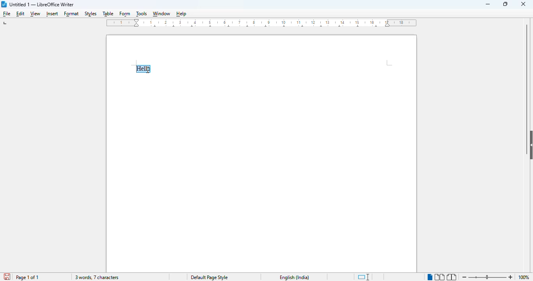 The height and width of the screenshot is (281, 533). I want to click on multi-page view, so click(440, 277).